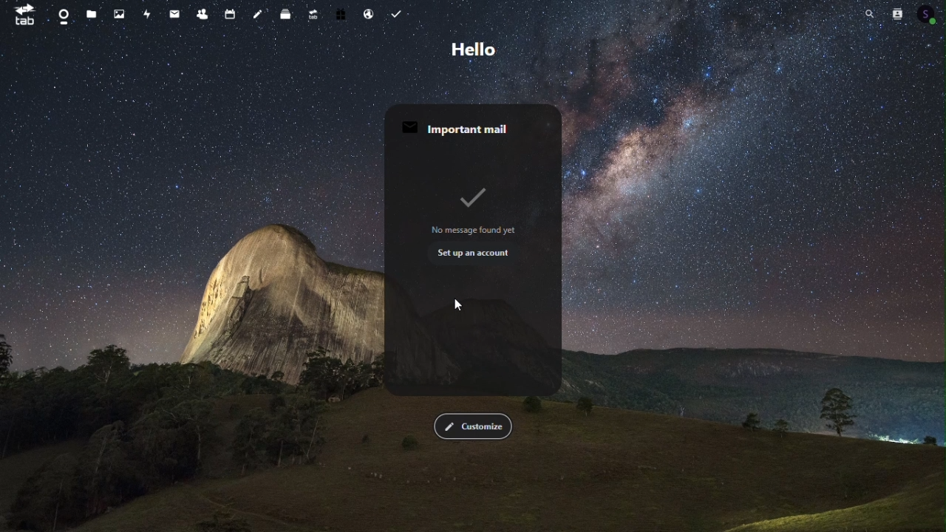 The width and height of the screenshot is (946, 532). I want to click on Email hosting, so click(366, 13).